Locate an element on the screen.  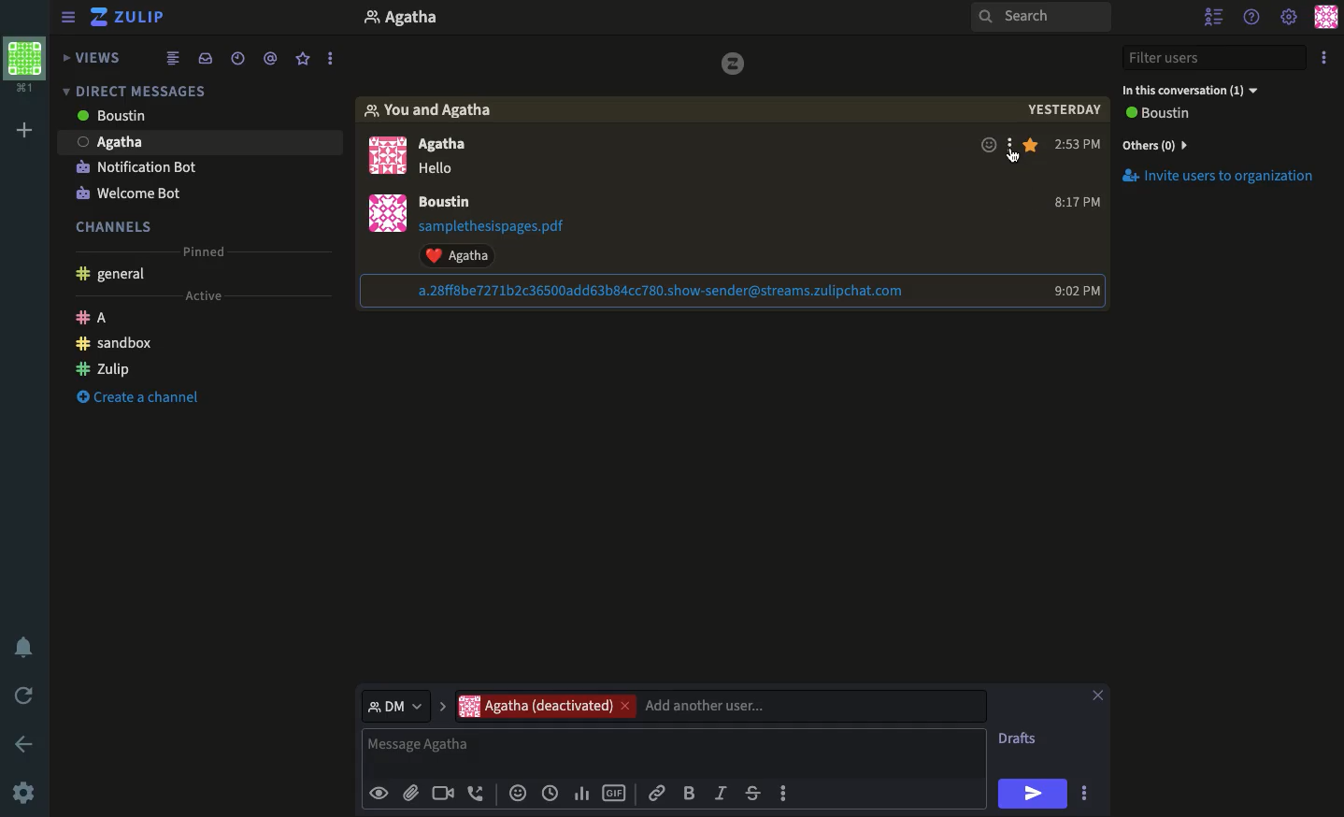
DM is located at coordinates (403, 705).